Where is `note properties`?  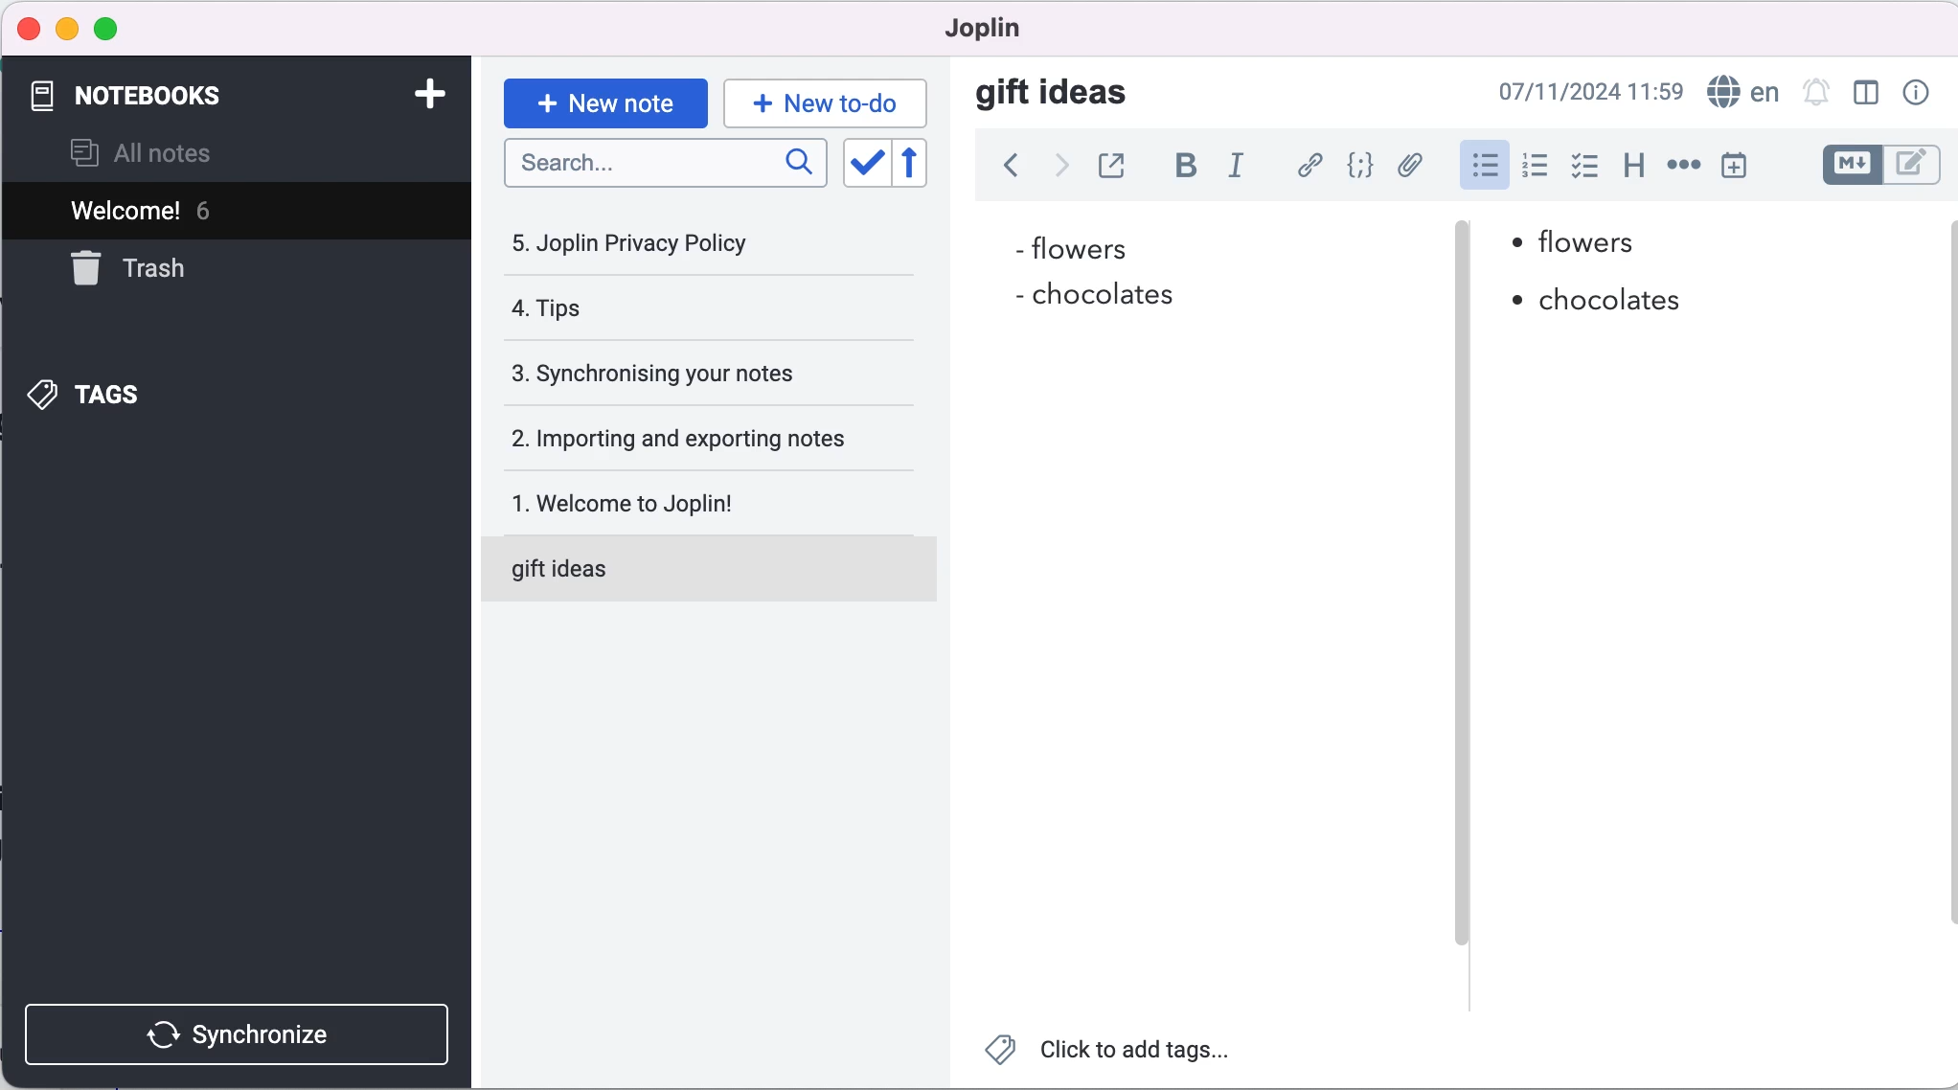 note properties is located at coordinates (1914, 94).